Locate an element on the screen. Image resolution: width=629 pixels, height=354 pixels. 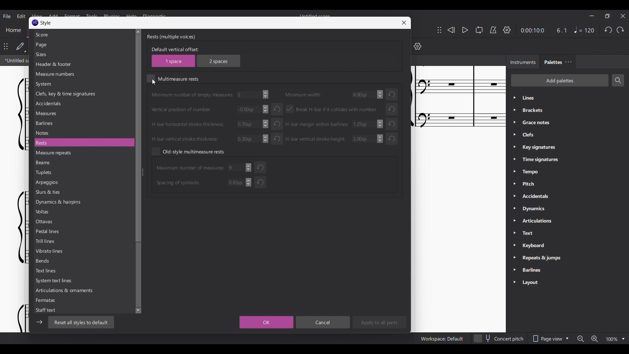
Undo respective changes is located at coordinates (391, 117).